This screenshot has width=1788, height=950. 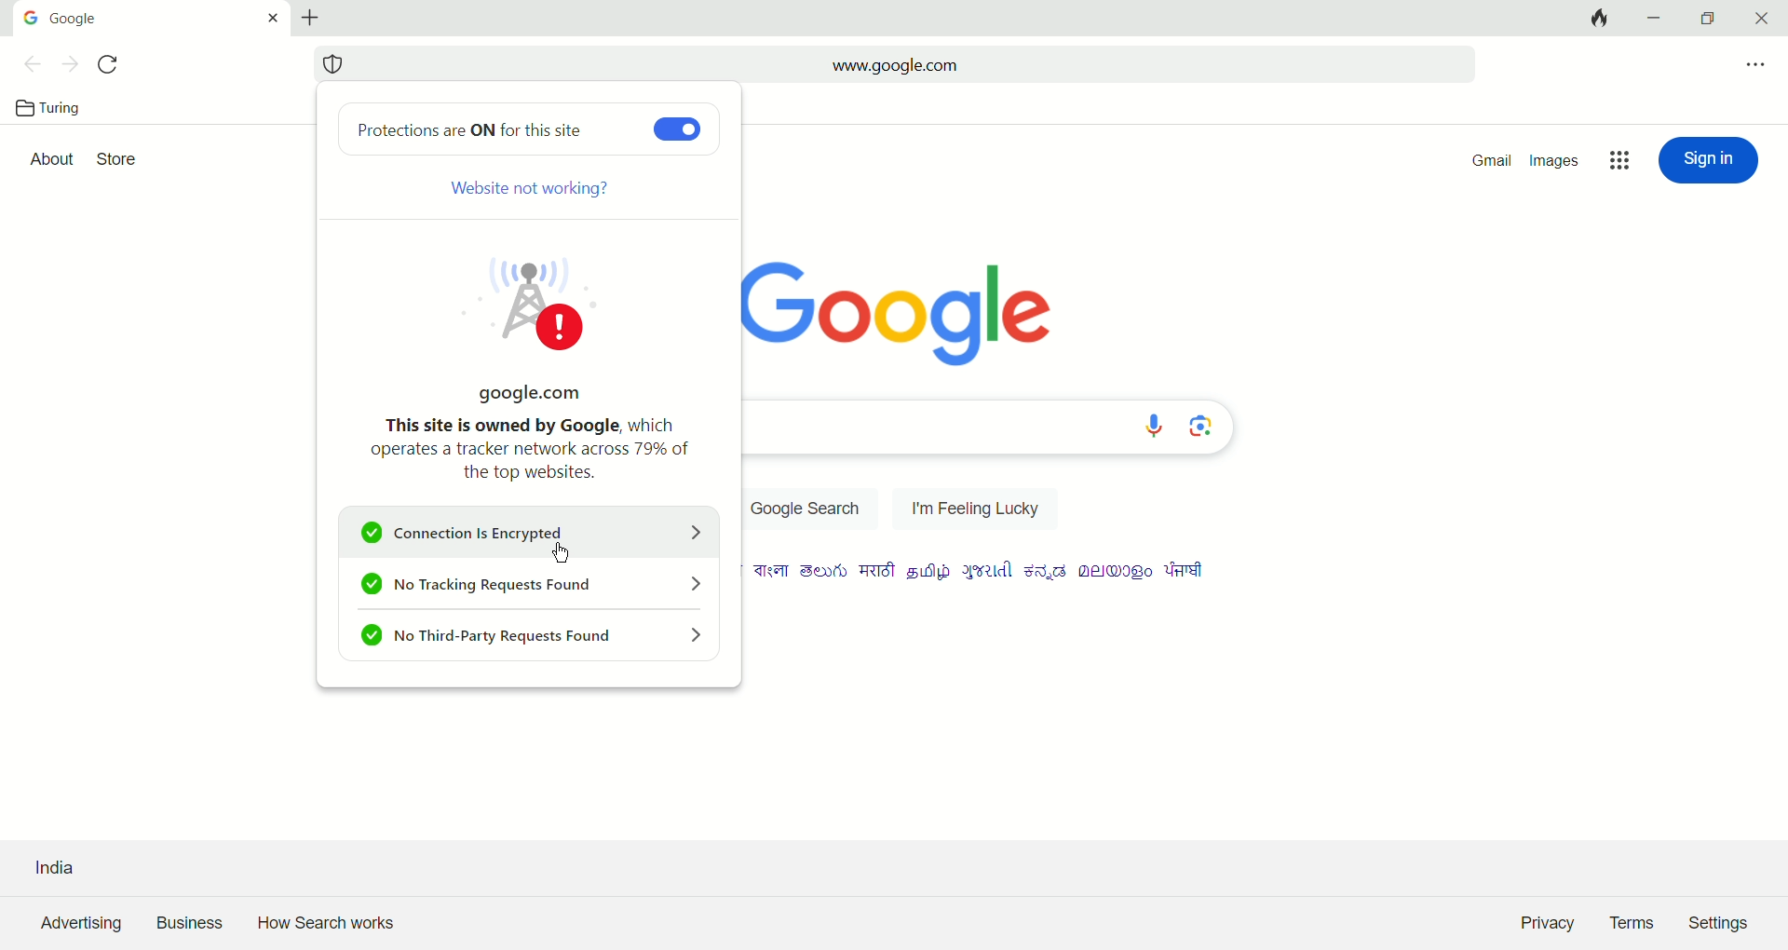 What do you see at coordinates (32, 17) in the screenshot?
I see `Google icon` at bounding box center [32, 17].